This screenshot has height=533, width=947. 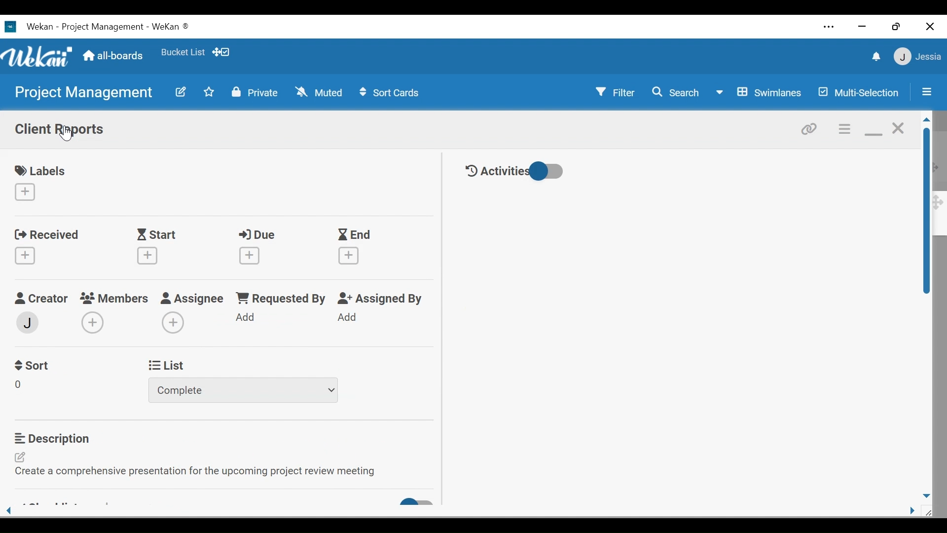 I want to click on Wekan logo, so click(x=38, y=56).